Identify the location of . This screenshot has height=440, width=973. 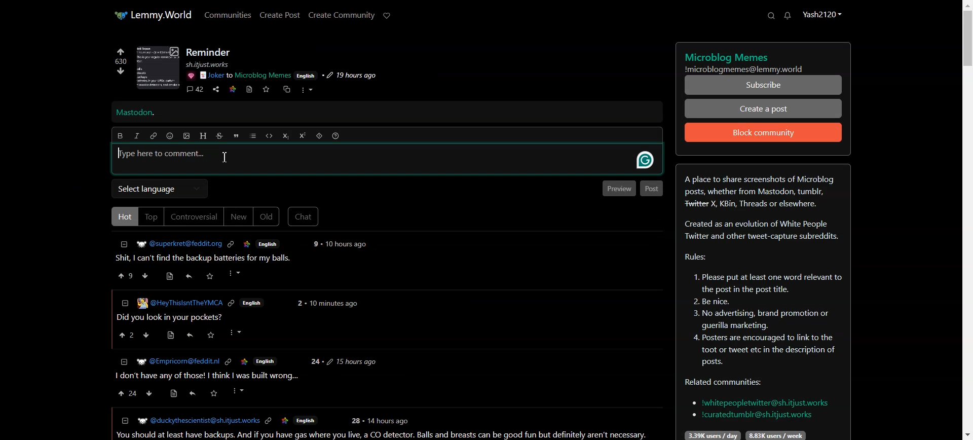
(355, 421).